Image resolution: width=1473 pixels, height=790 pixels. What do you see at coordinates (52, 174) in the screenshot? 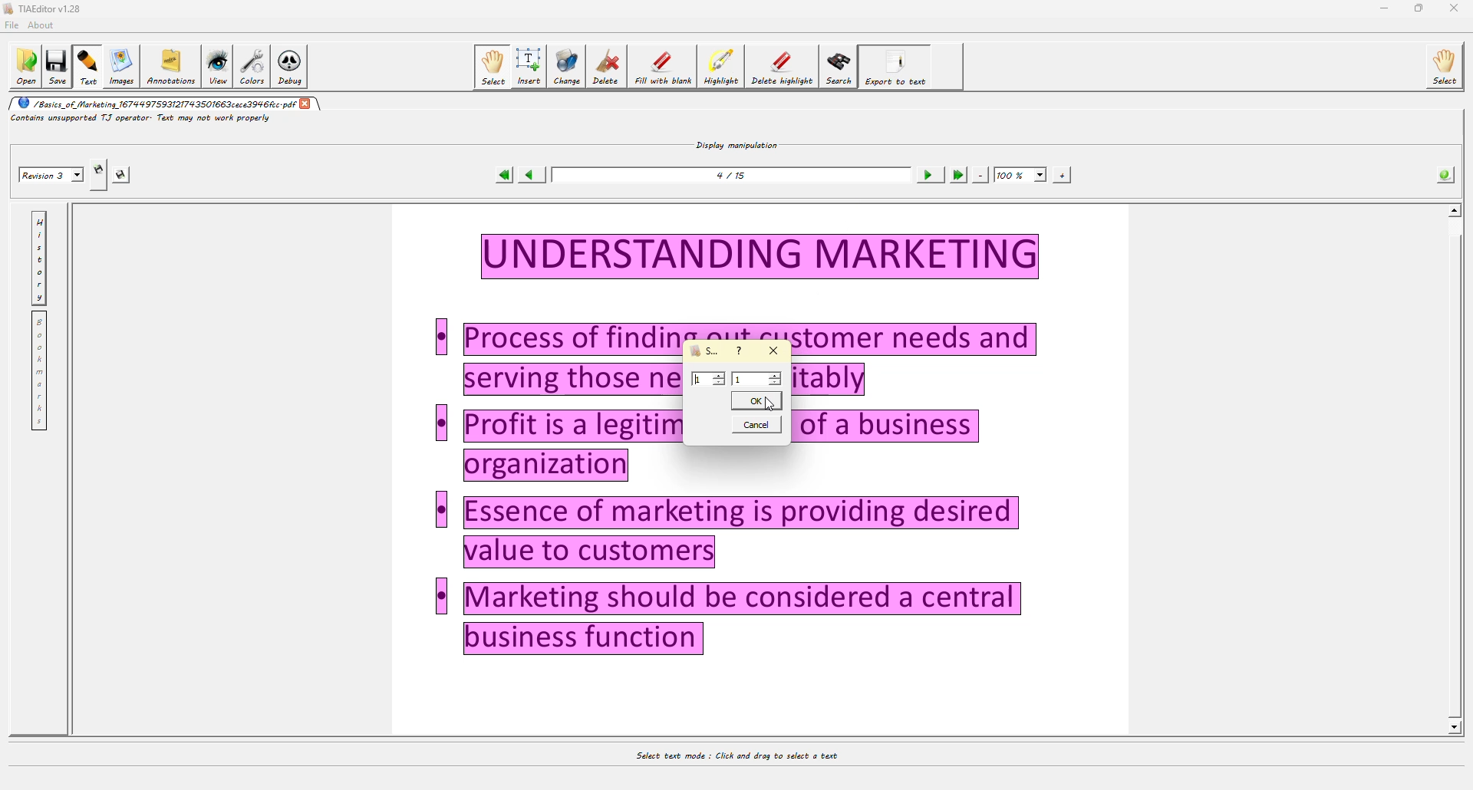
I see `revision 3` at bounding box center [52, 174].